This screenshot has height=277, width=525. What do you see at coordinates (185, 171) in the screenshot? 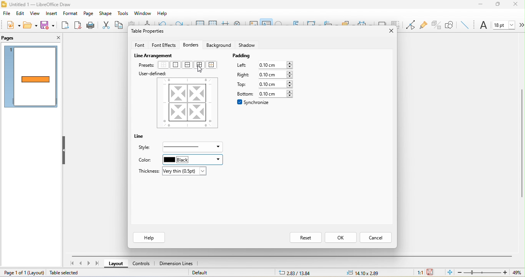
I see `very thin` at bounding box center [185, 171].